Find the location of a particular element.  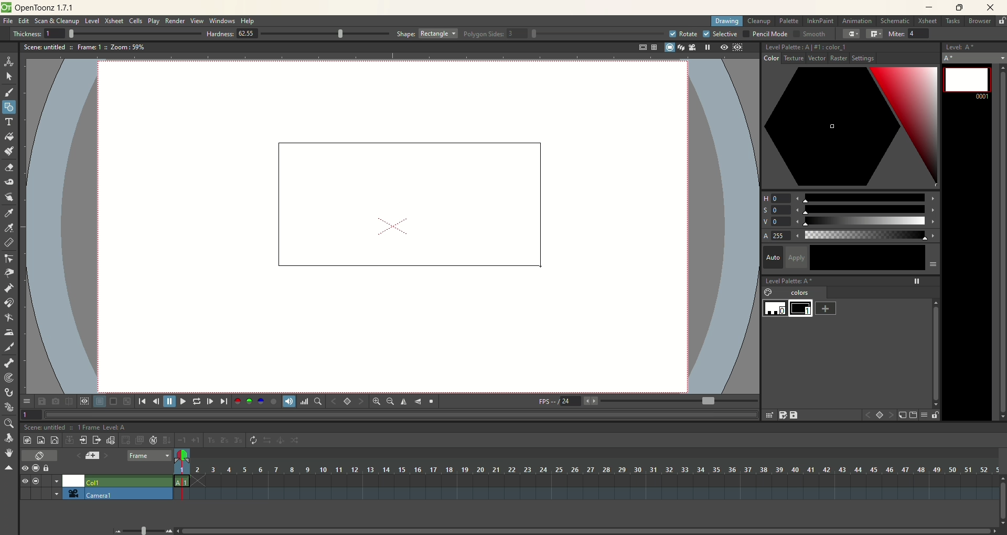

settings is located at coordinates (810, 60).